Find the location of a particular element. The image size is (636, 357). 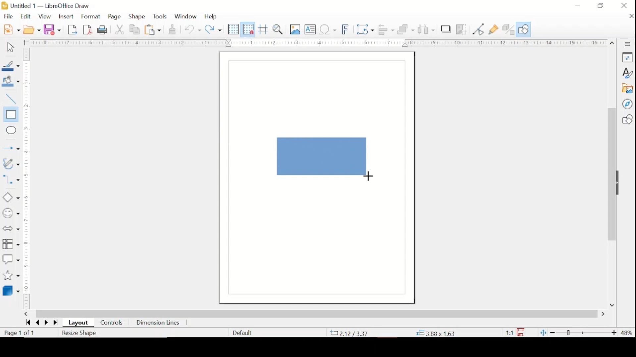

shape is located at coordinates (137, 17).